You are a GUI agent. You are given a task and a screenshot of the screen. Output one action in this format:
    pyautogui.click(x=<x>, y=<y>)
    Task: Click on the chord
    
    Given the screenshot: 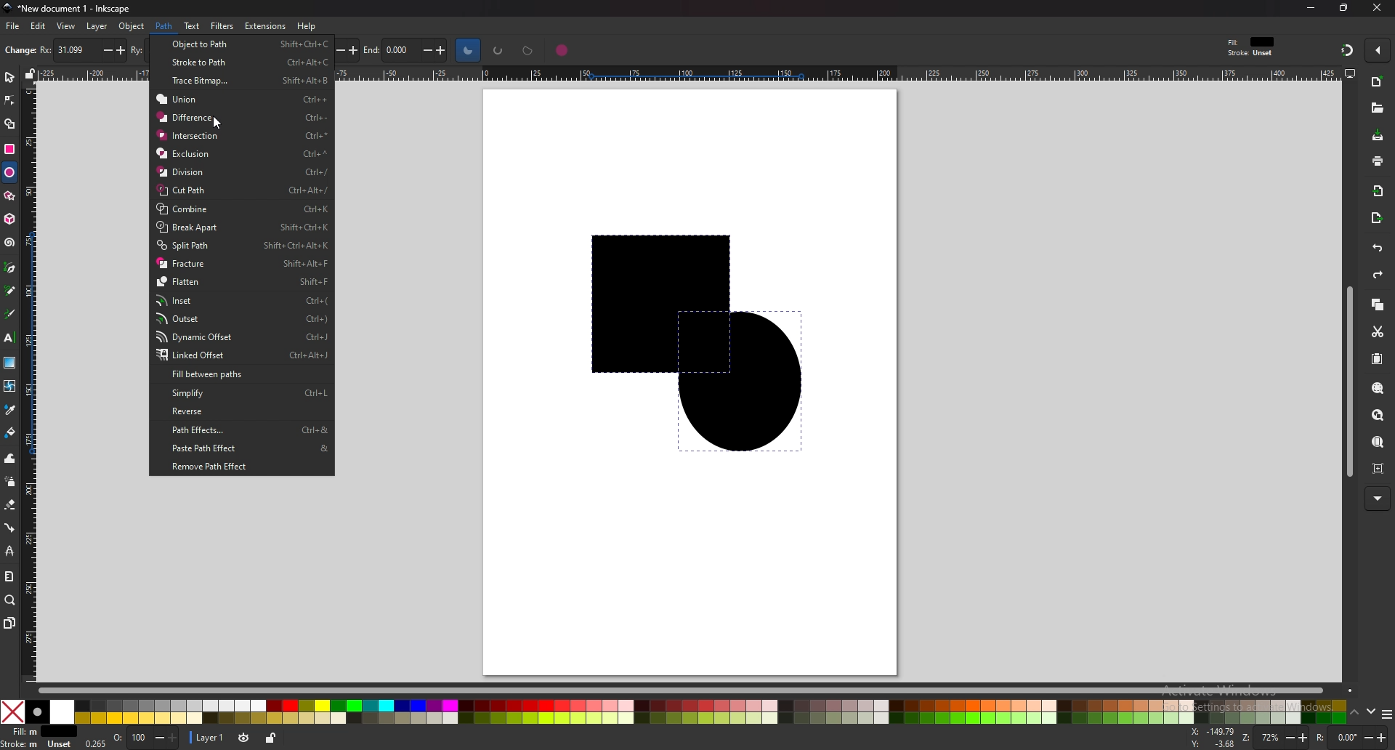 What is the action you would take?
    pyautogui.click(x=528, y=50)
    